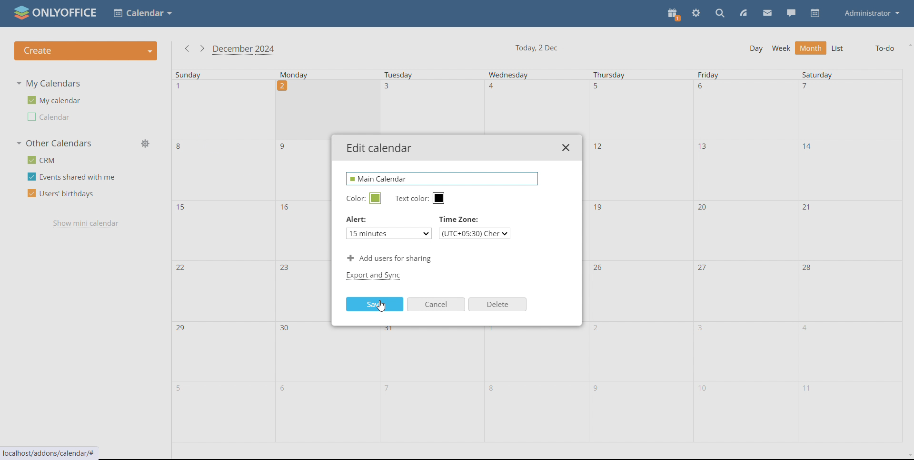 This screenshot has width=914, height=460. What do you see at coordinates (744, 73) in the screenshot?
I see `friday` at bounding box center [744, 73].